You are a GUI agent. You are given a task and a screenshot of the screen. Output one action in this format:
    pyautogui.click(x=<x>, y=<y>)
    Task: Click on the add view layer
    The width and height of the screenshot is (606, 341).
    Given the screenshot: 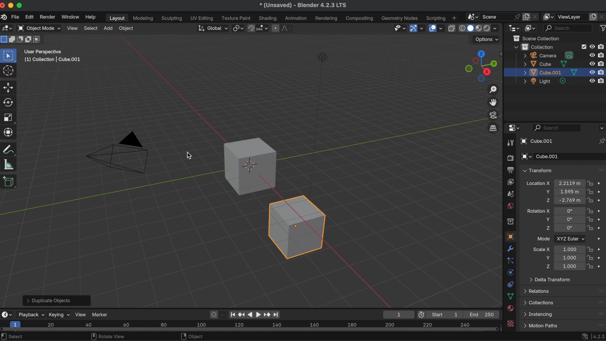 What is the action you would take?
    pyautogui.click(x=593, y=16)
    